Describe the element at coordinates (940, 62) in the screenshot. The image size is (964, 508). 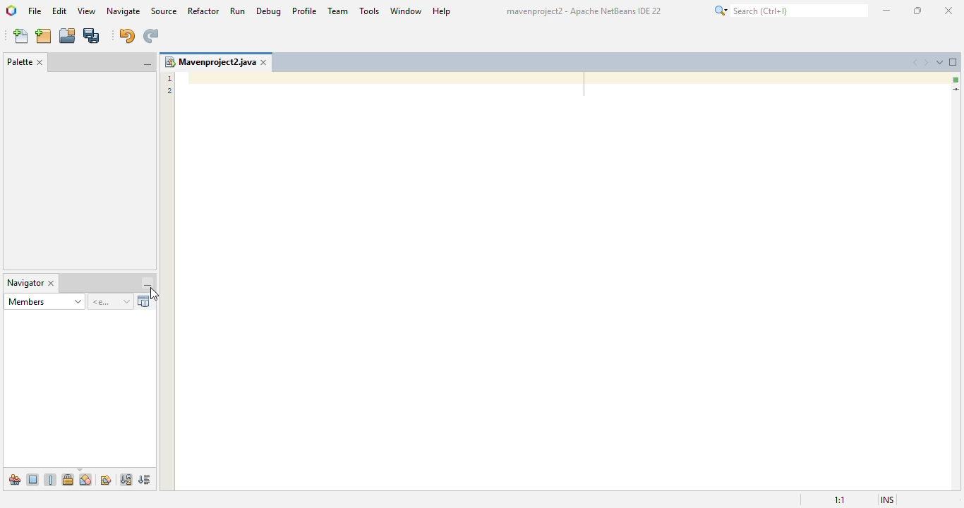
I see `show opened documents list` at that location.